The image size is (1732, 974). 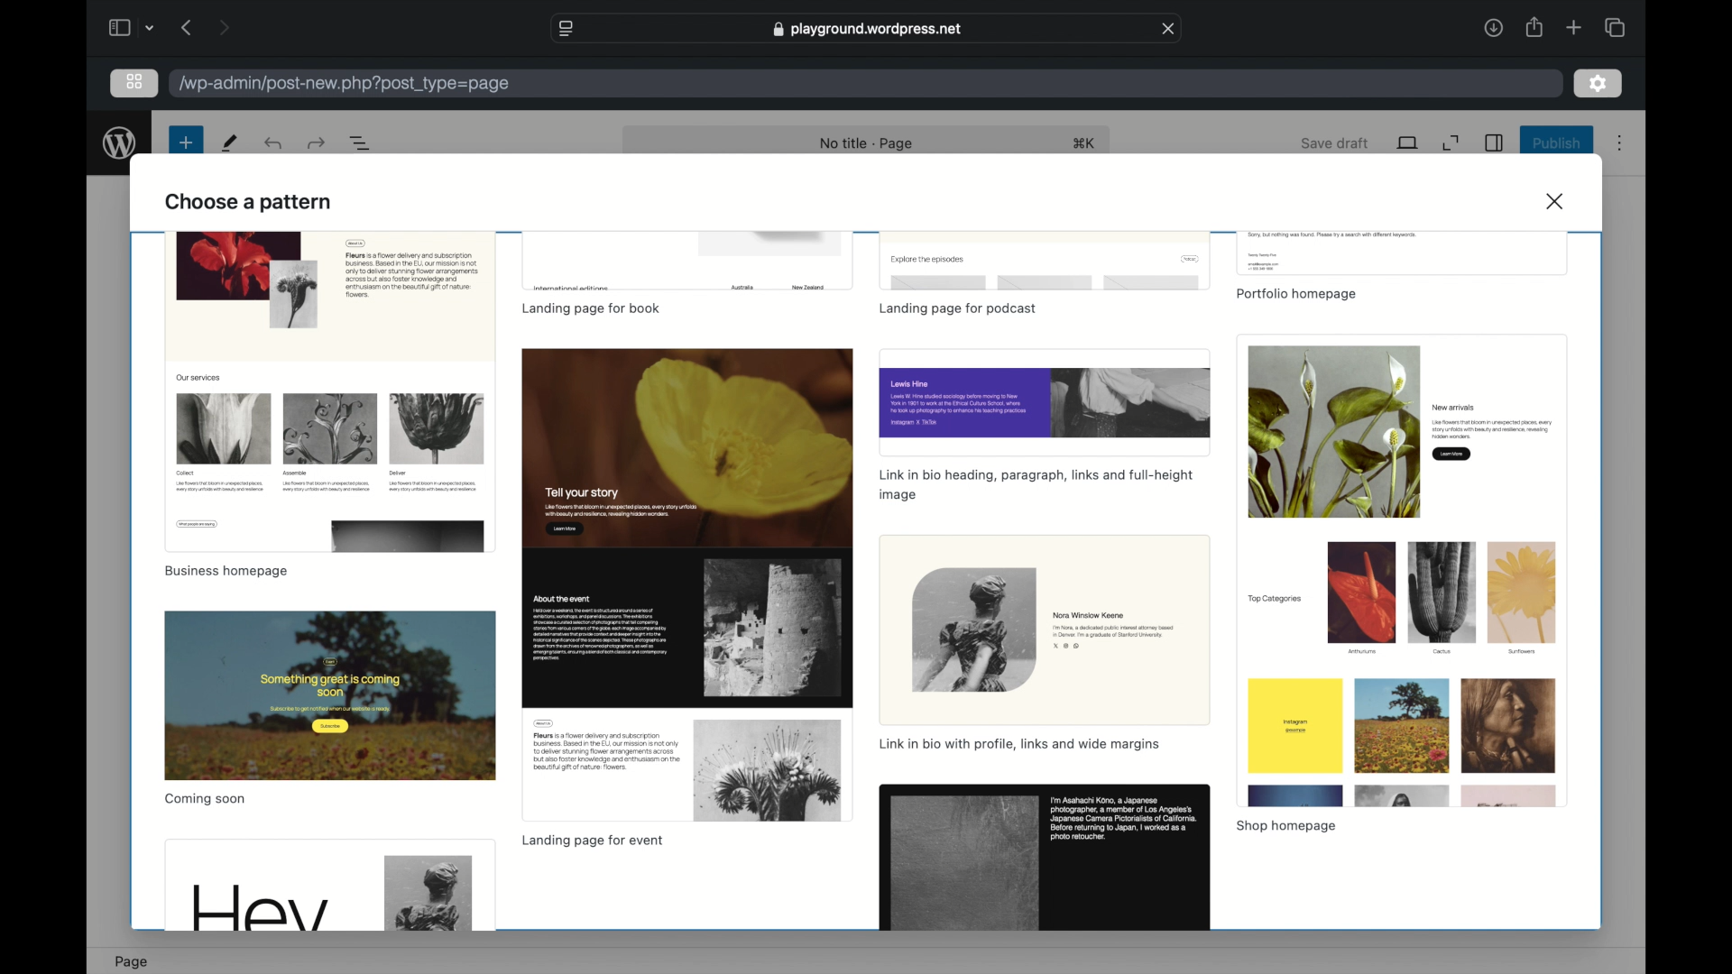 I want to click on template name, so click(x=591, y=308).